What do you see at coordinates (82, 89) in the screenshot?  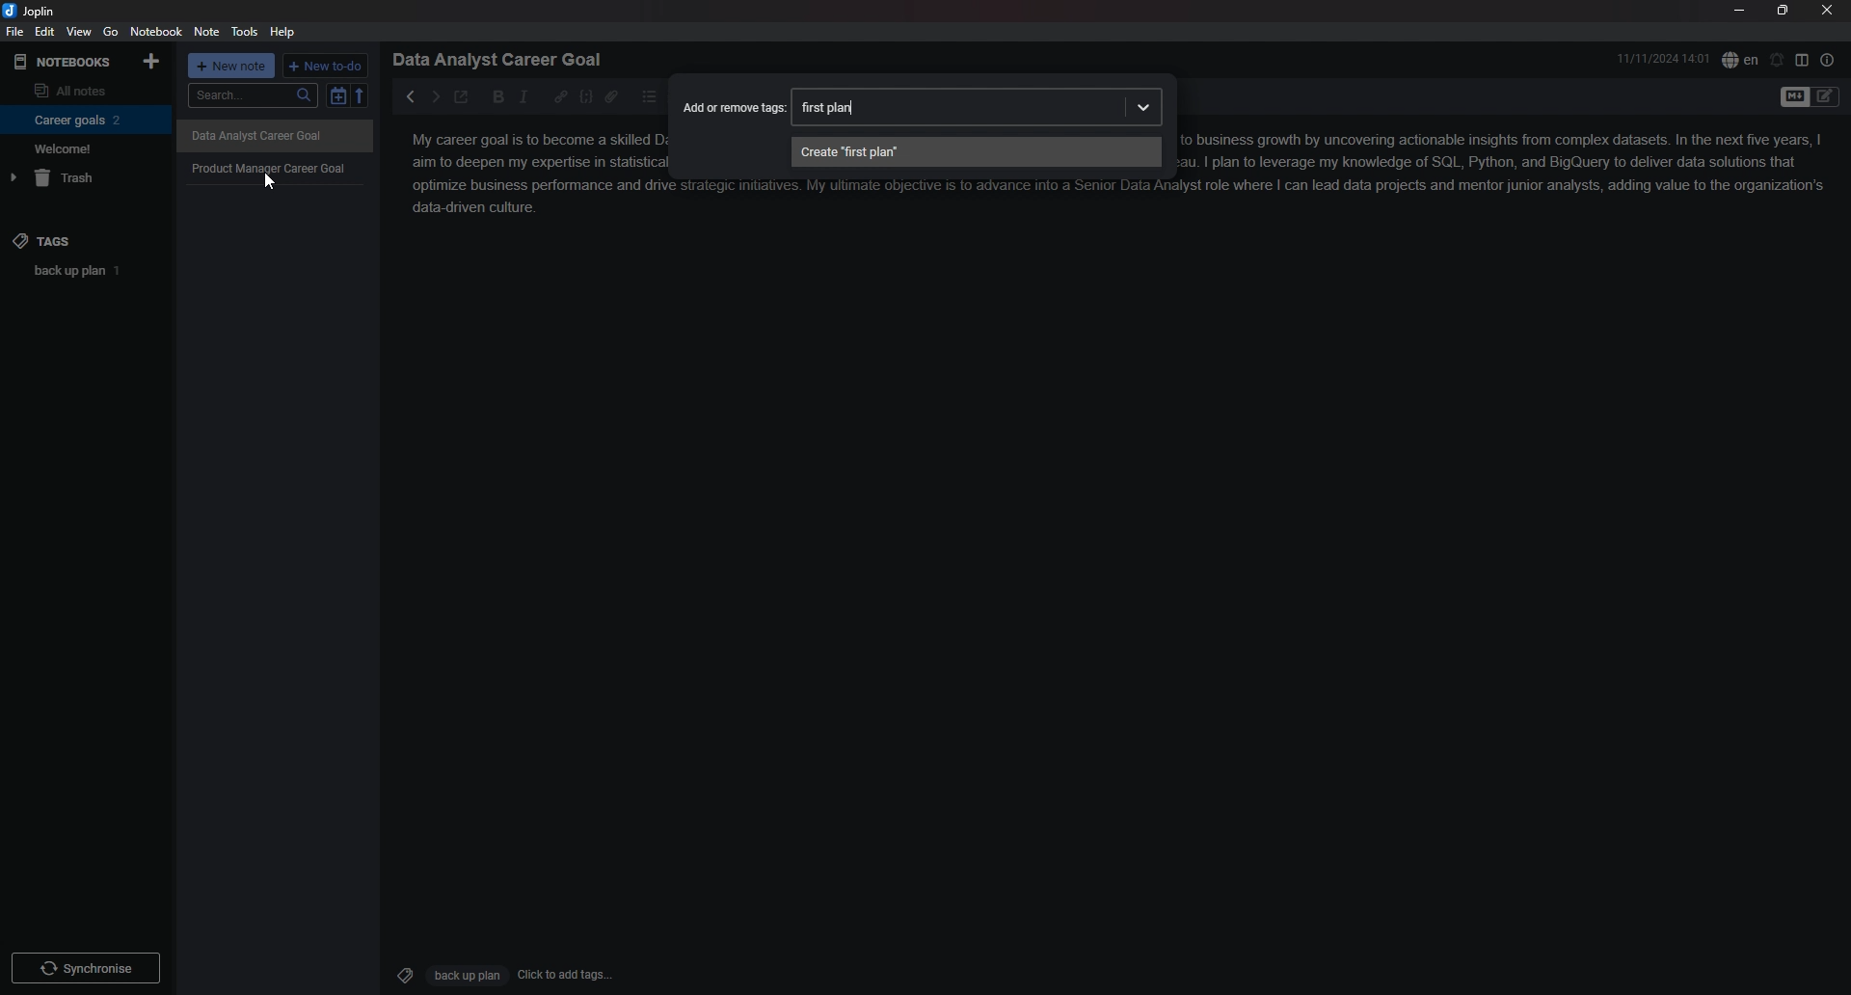 I see `all notes` at bounding box center [82, 89].